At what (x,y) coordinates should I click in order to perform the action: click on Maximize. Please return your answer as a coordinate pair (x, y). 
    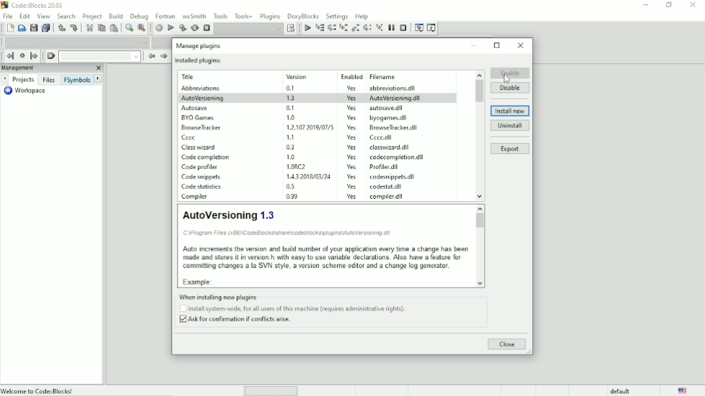
    Looking at the image, I should click on (498, 45).